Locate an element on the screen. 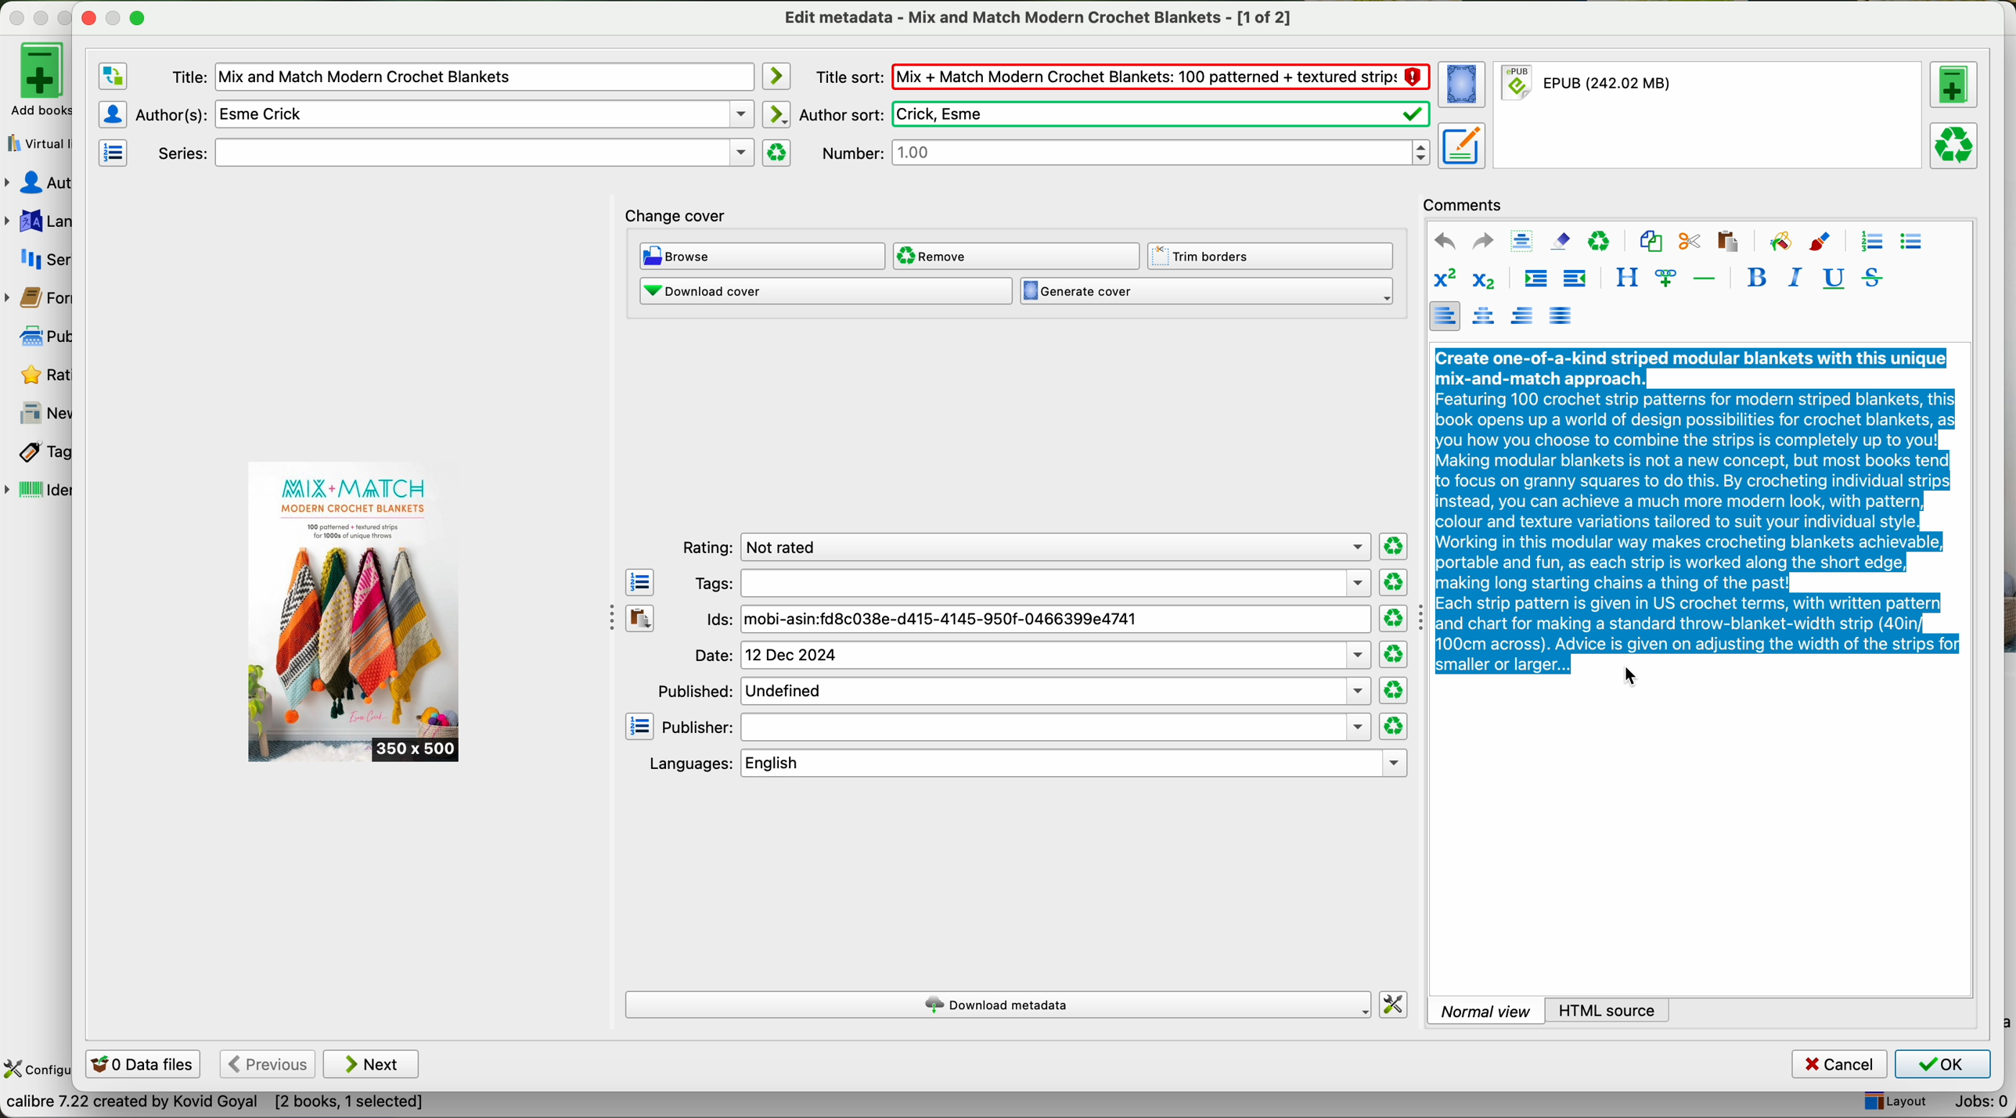 Image resolution: width=2016 pixels, height=1118 pixels. style the selected text block is located at coordinates (1625, 279).